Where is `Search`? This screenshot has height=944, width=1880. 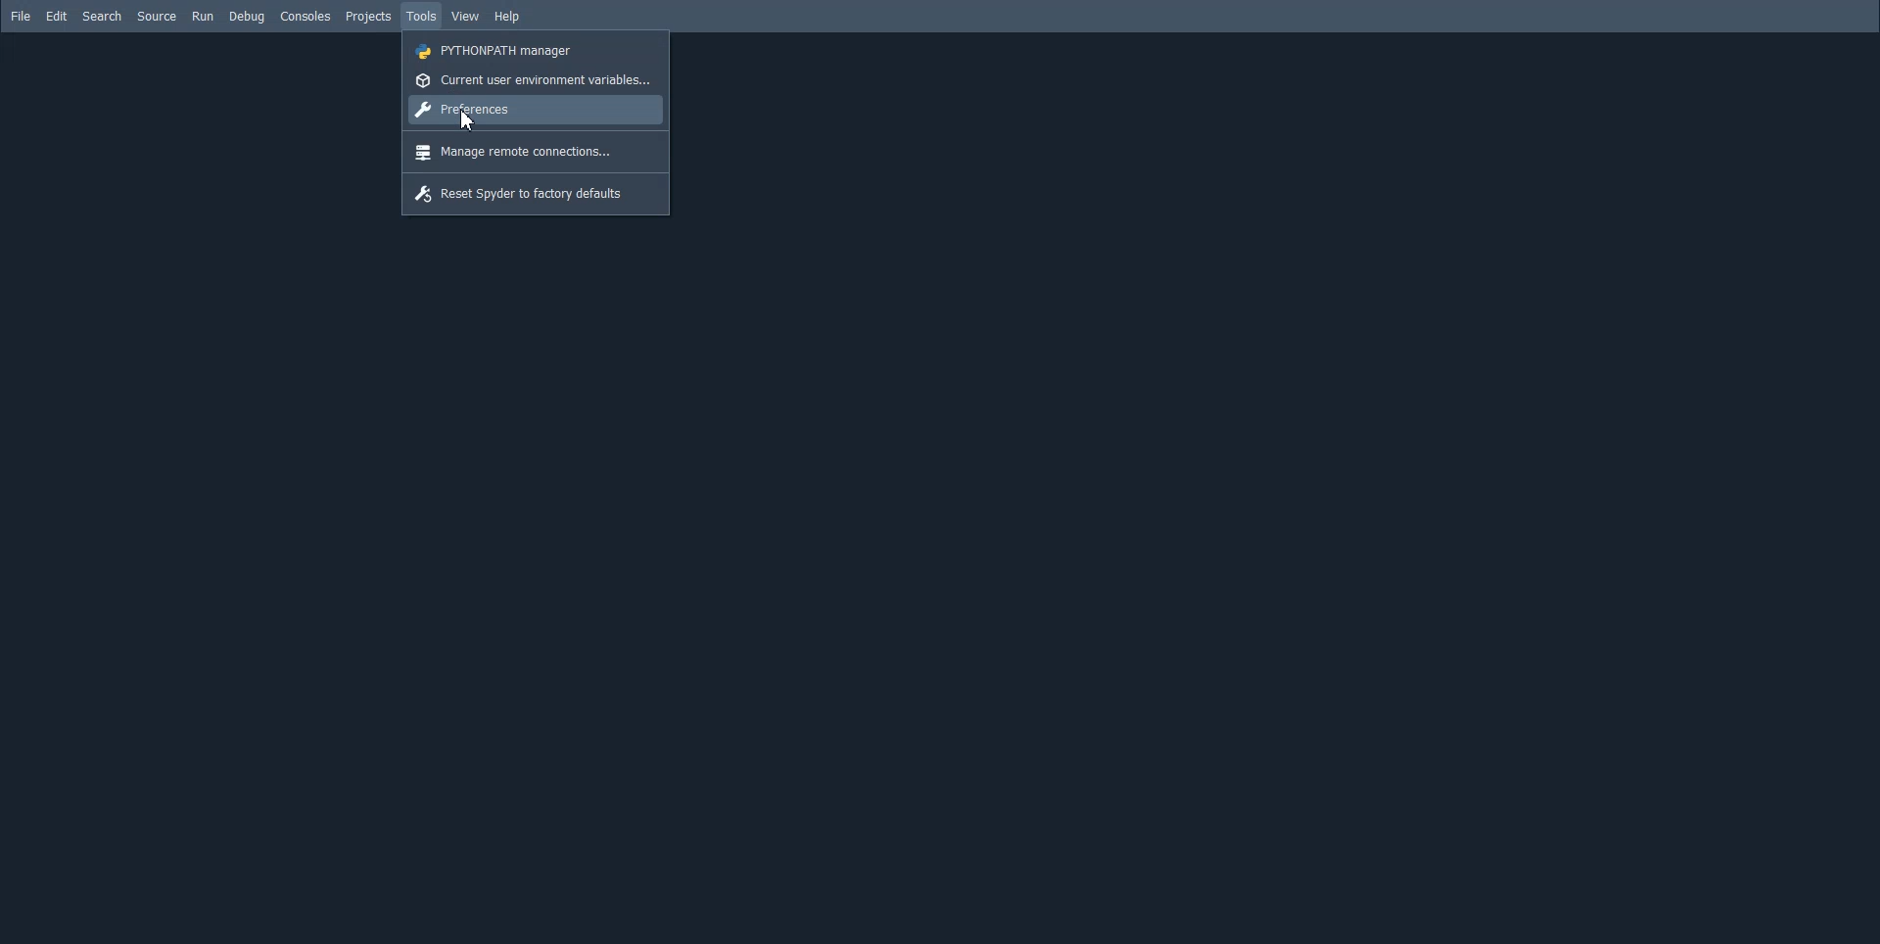 Search is located at coordinates (102, 17).